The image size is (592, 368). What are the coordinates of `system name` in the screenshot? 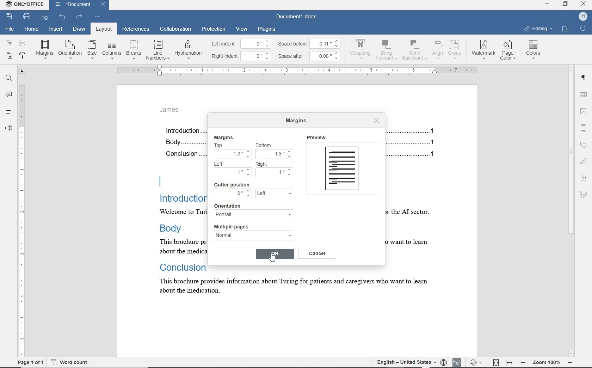 It's located at (25, 5).